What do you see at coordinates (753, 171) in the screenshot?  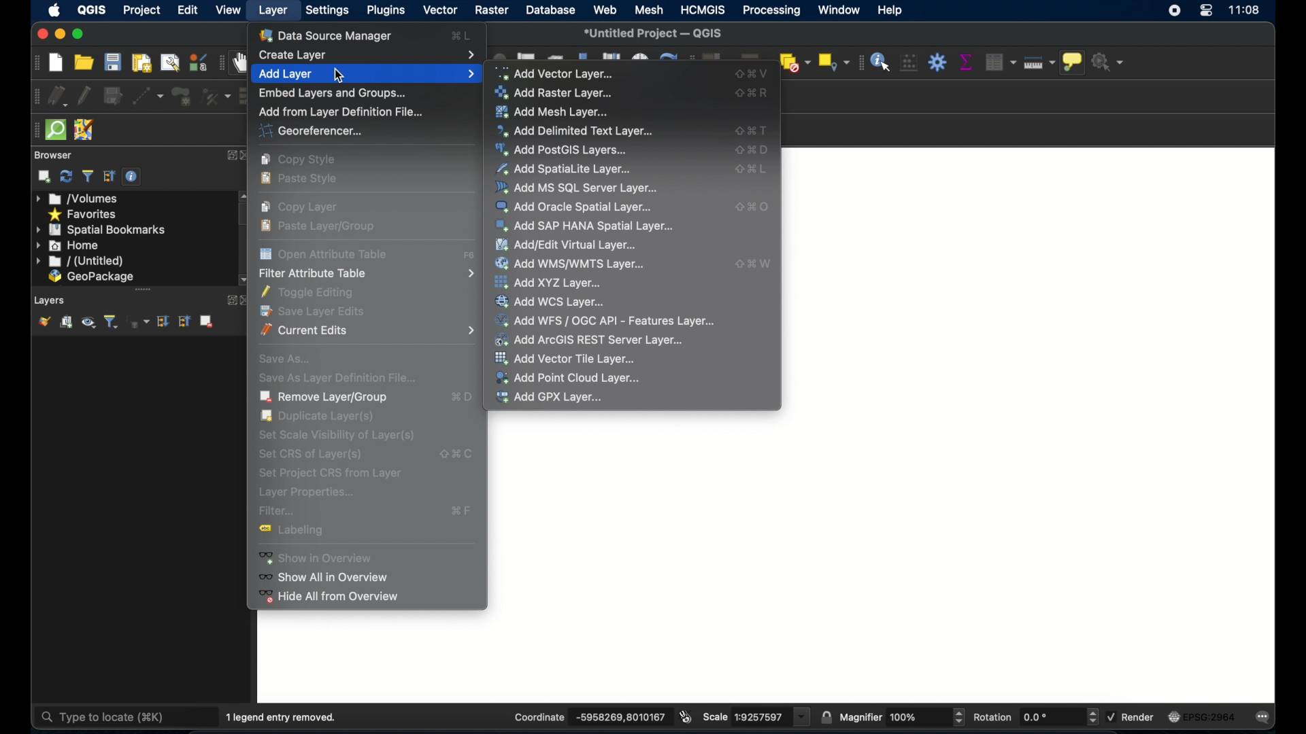 I see `add spatiallite layer shortcut` at bounding box center [753, 171].